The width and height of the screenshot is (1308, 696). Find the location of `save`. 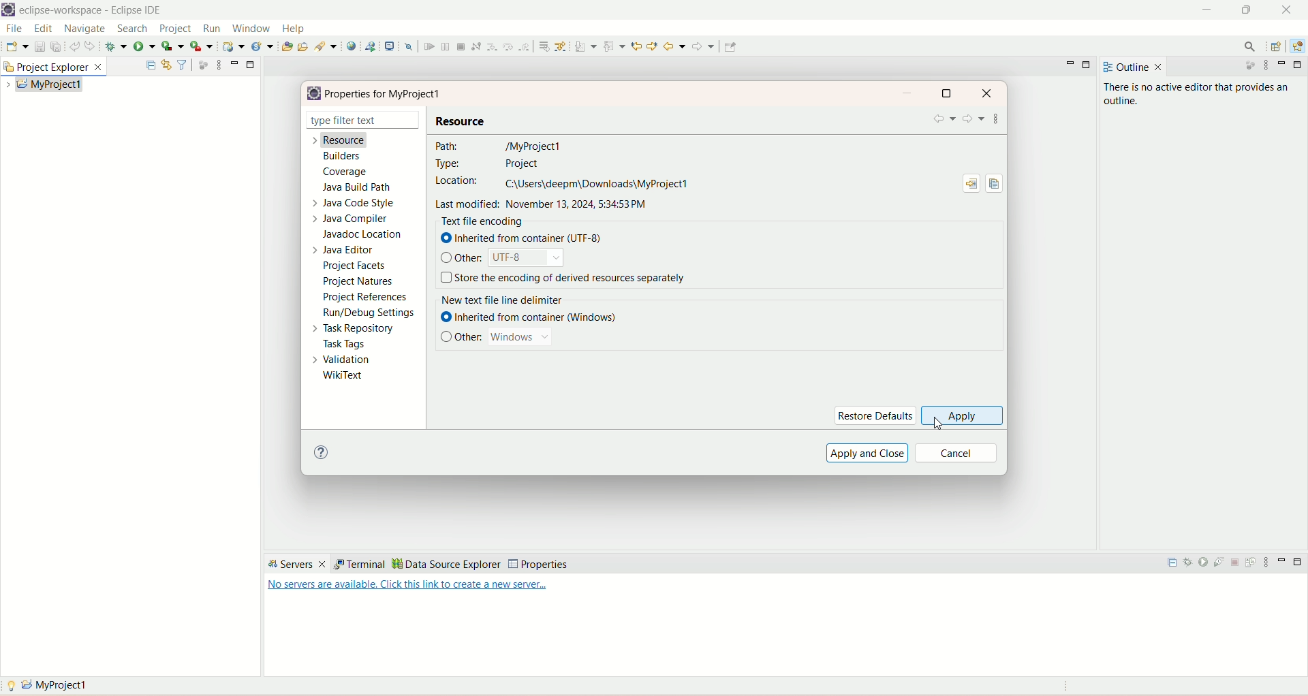

save is located at coordinates (39, 47).